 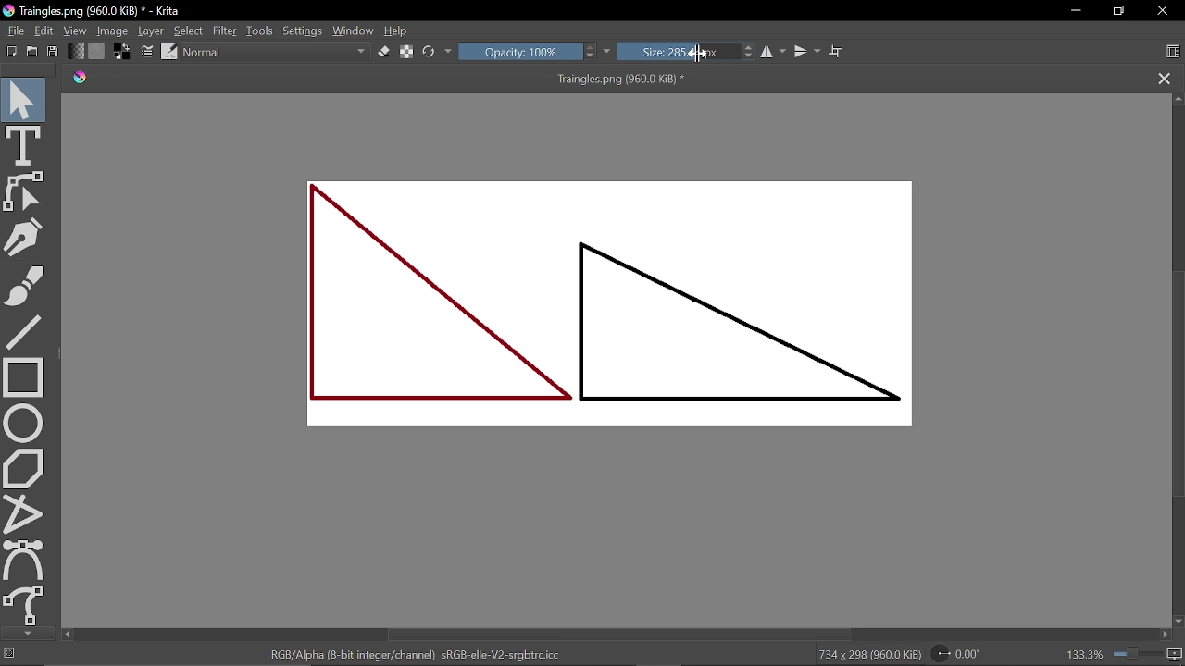 What do you see at coordinates (405, 53) in the screenshot?
I see `preserve alpha` at bounding box center [405, 53].